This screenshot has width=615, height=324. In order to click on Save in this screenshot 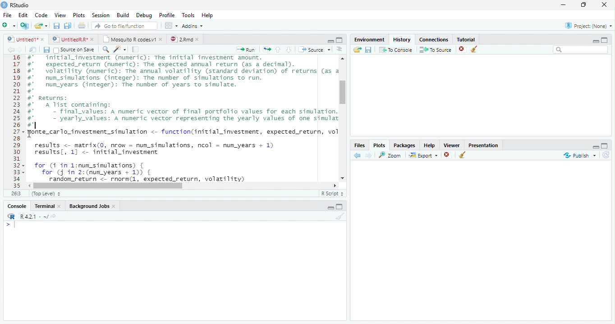, I will do `click(46, 49)`.